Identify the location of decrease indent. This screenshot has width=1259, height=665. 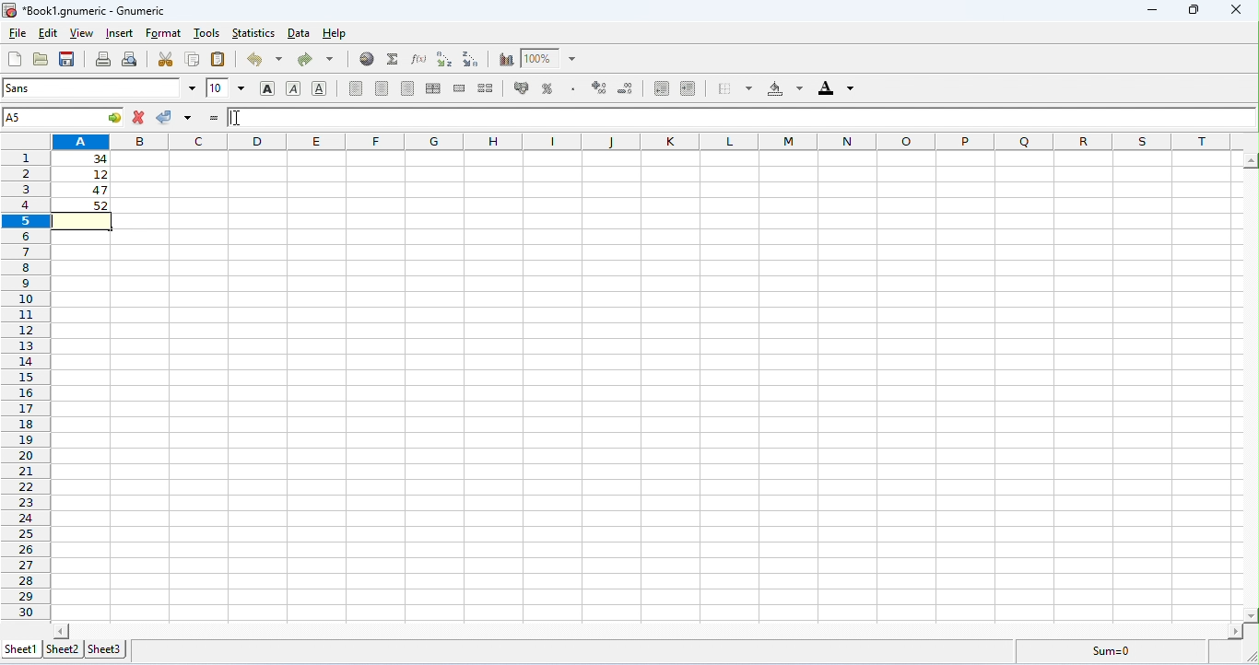
(663, 88).